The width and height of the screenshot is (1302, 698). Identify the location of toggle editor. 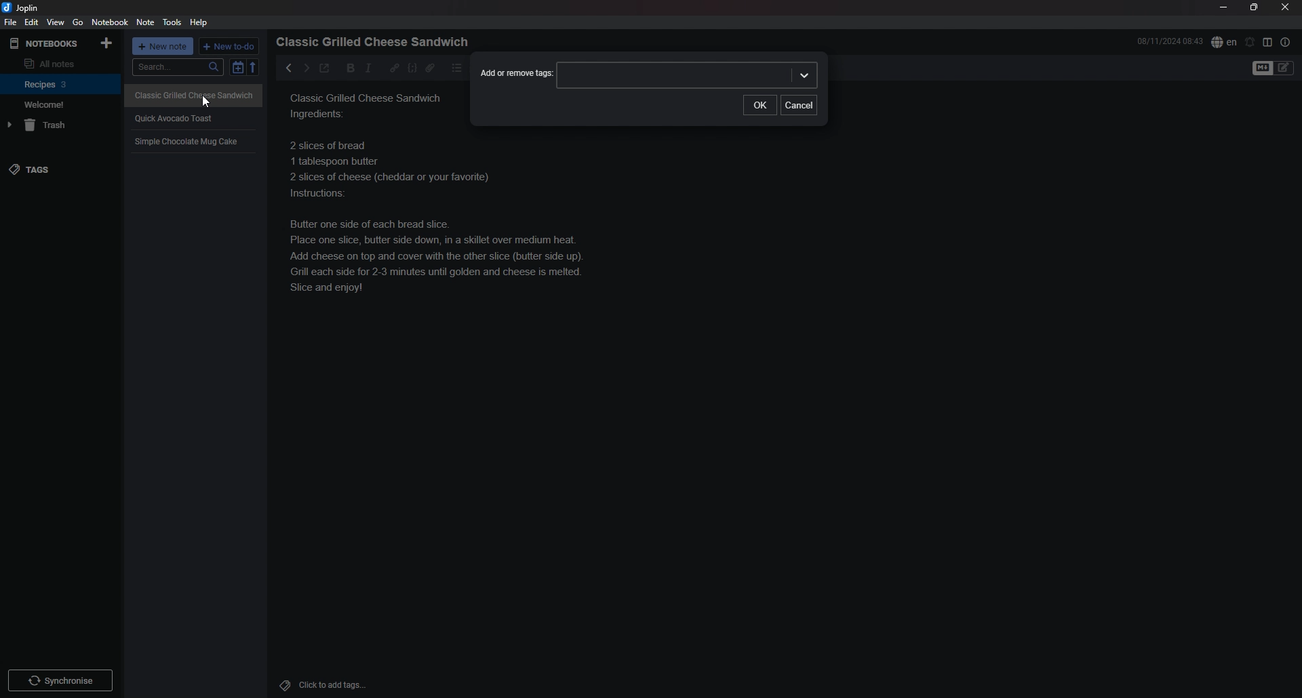
(1274, 68).